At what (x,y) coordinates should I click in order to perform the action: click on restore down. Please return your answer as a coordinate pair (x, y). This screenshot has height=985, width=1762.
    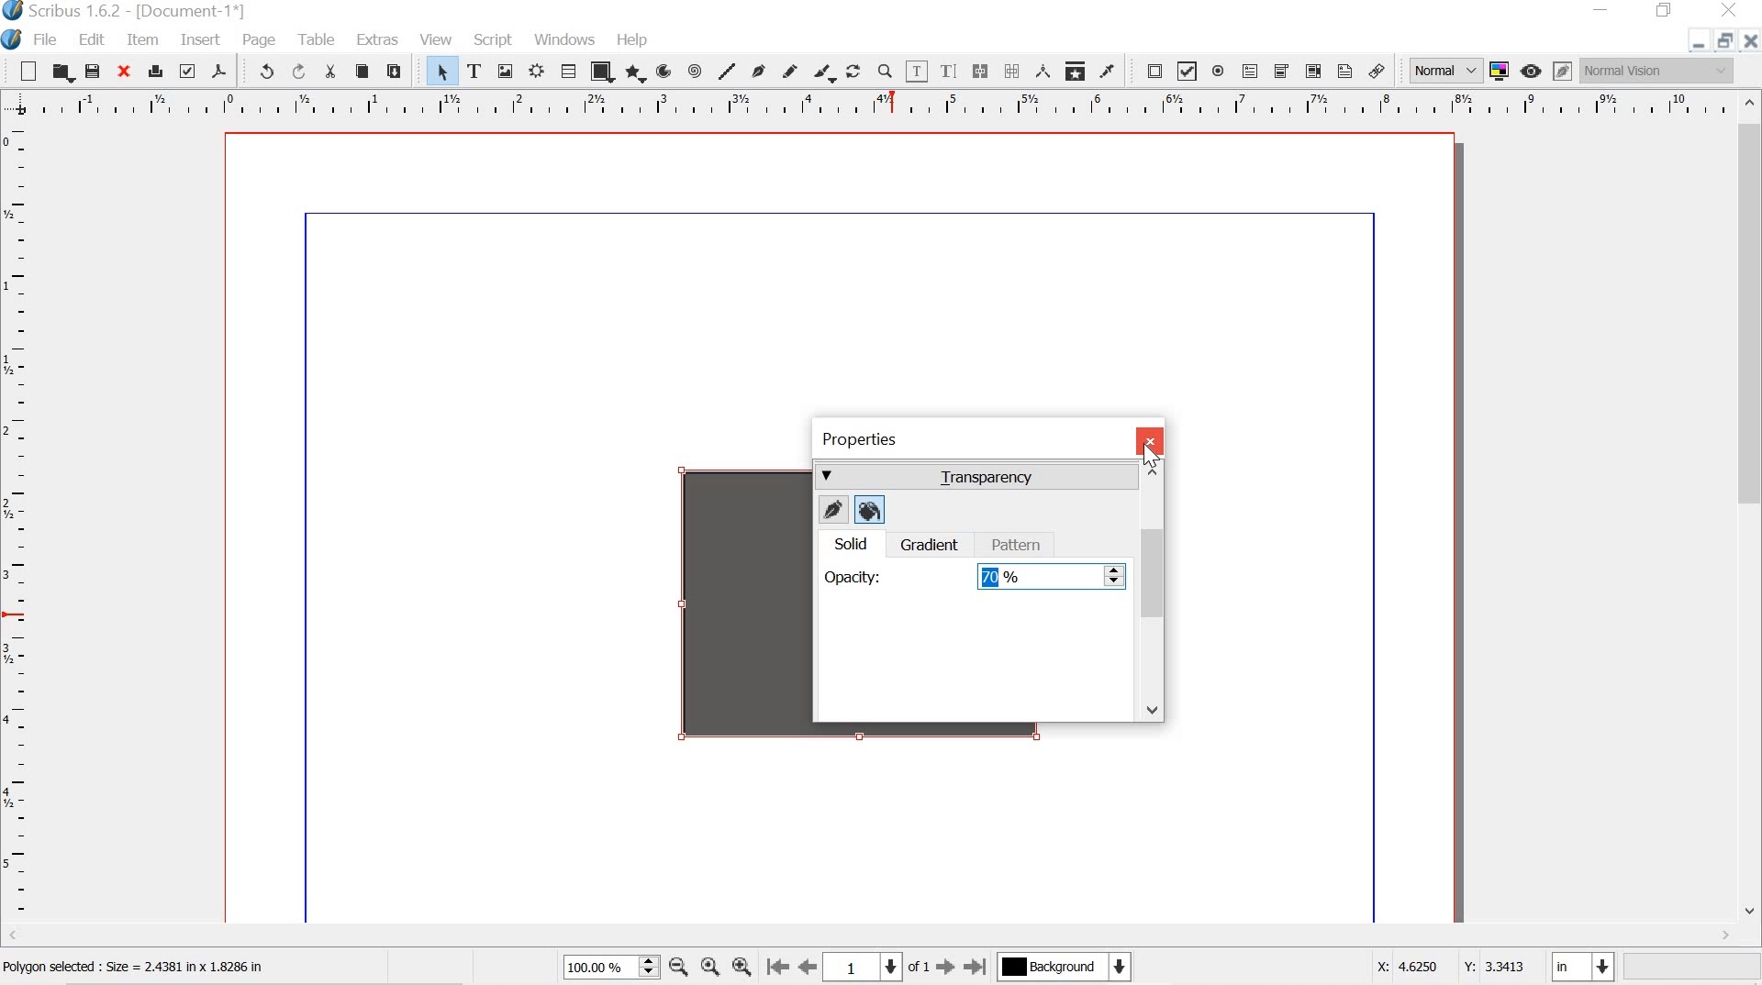
    Looking at the image, I should click on (1723, 40).